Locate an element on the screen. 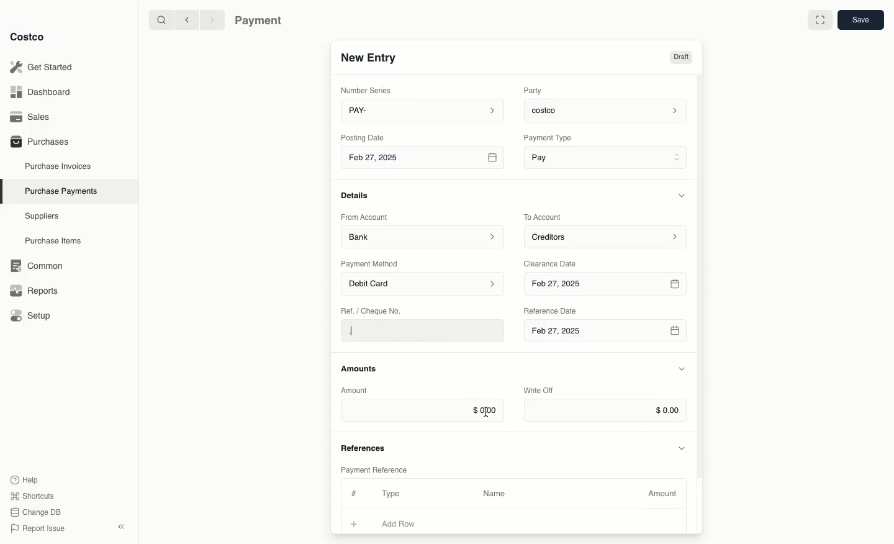  Costco is located at coordinates (27, 37).